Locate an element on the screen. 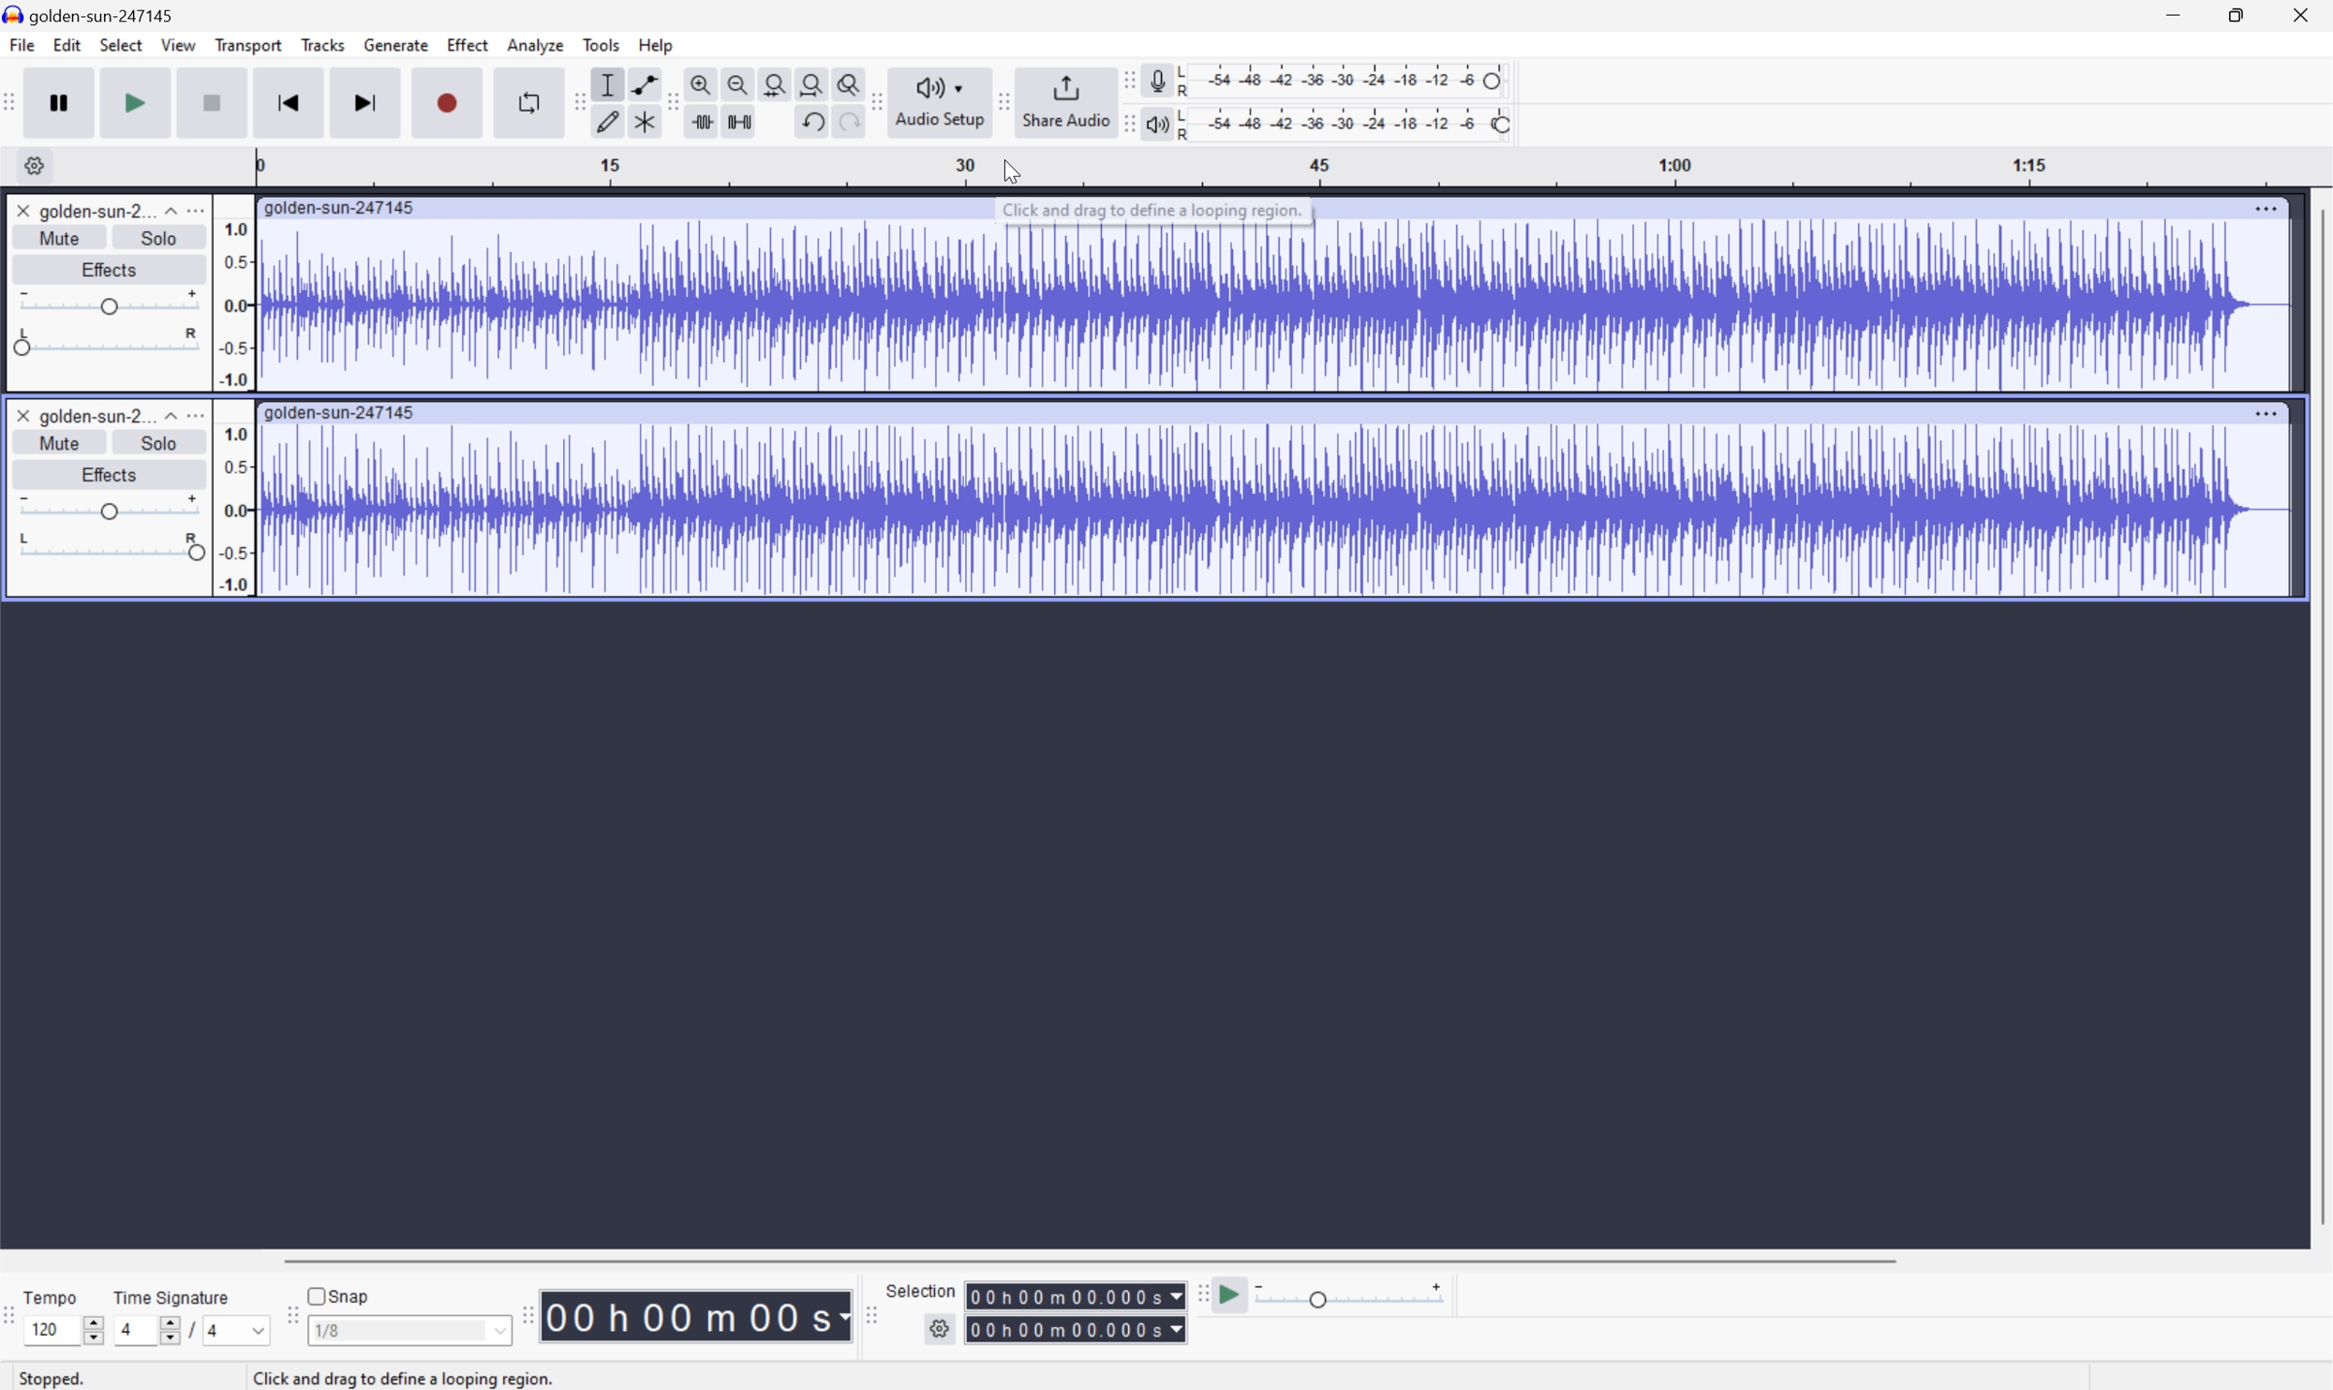 The width and height of the screenshot is (2333, 1390). Drop Down is located at coordinates (168, 211).